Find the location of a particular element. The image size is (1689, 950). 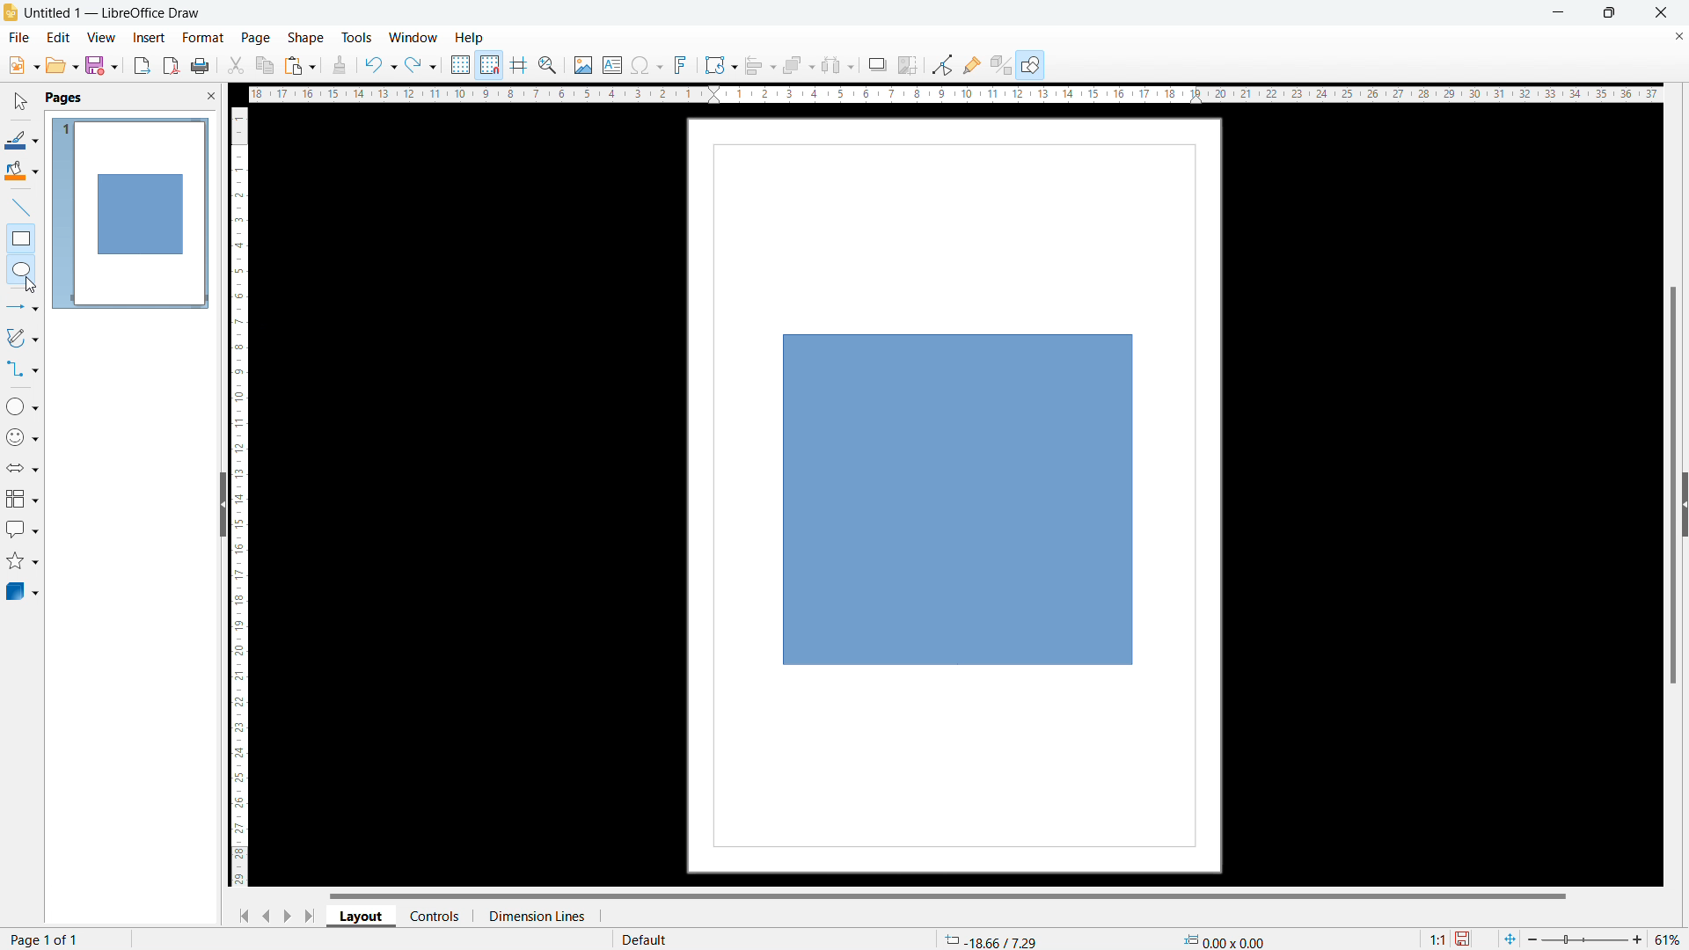

save is located at coordinates (101, 65).